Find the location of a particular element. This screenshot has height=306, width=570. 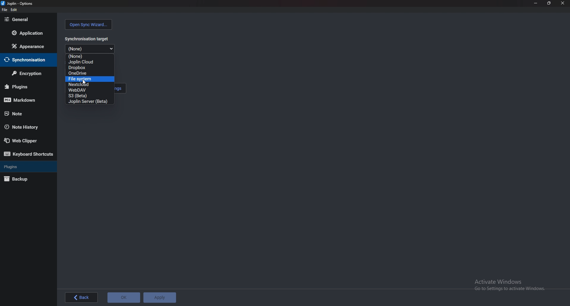

Synchronization target is located at coordinates (87, 39).